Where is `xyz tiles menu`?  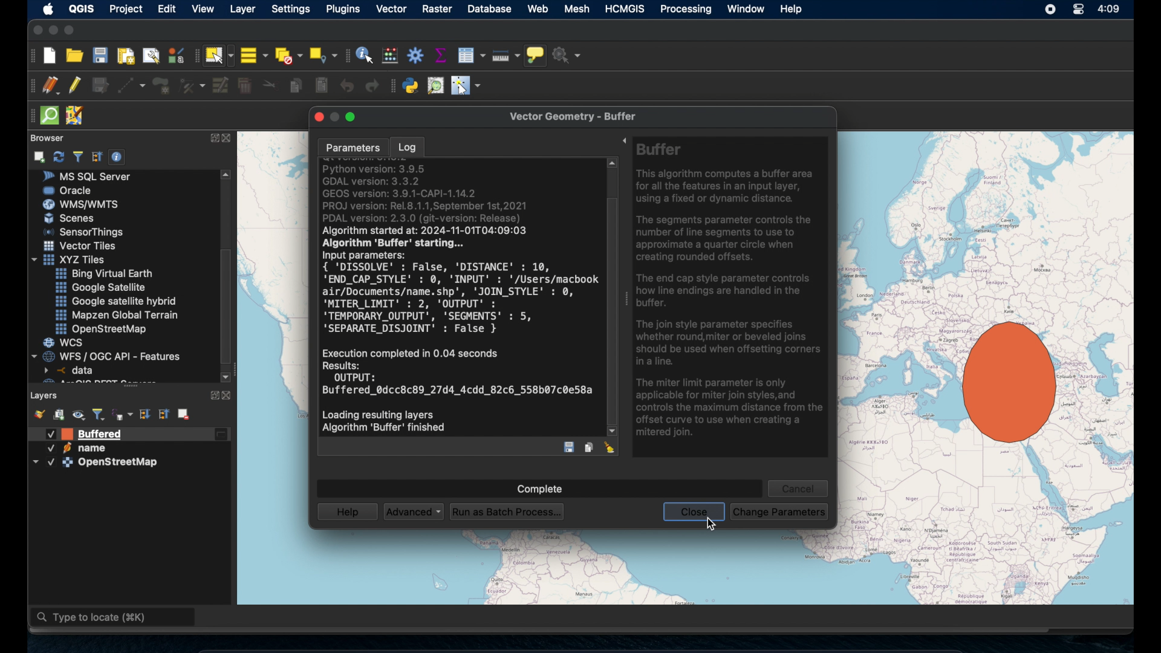 xyz tiles menu is located at coordinates (71, 259).